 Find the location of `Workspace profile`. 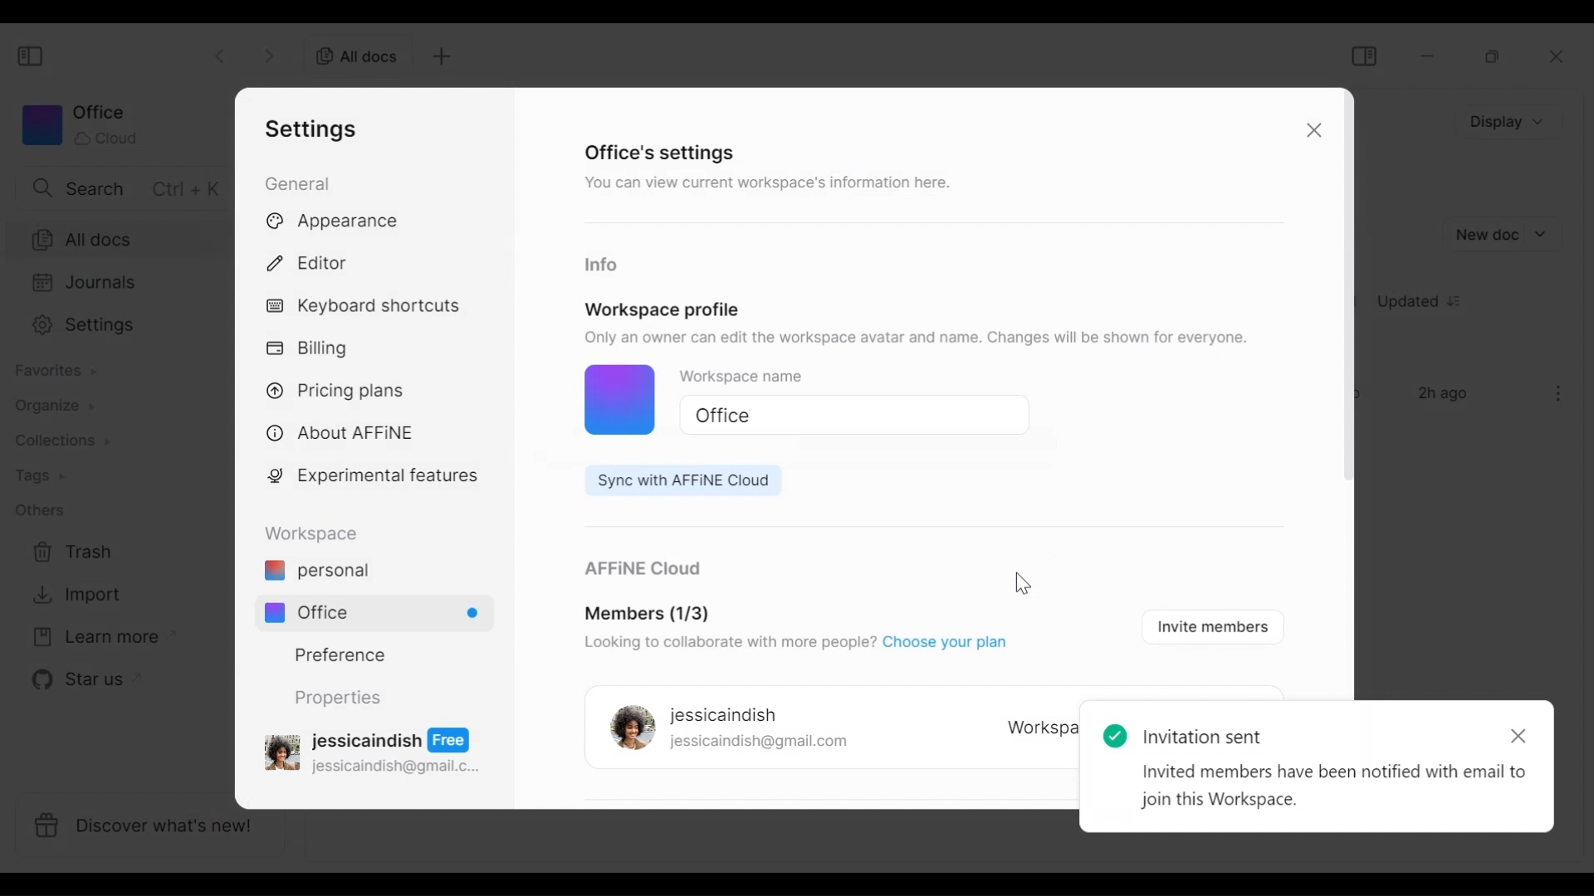

Workspace profile is located at coordinates (663, 309).